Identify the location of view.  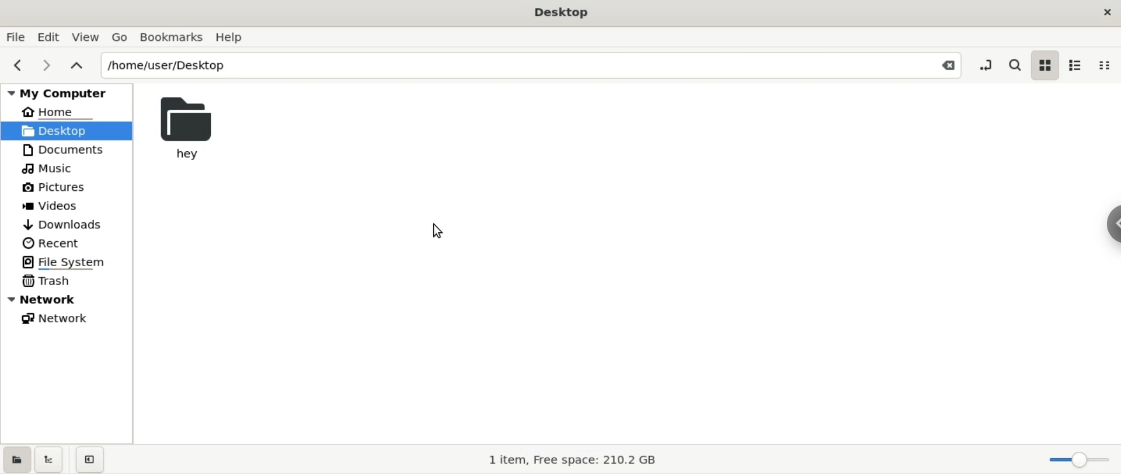
(88, 37).